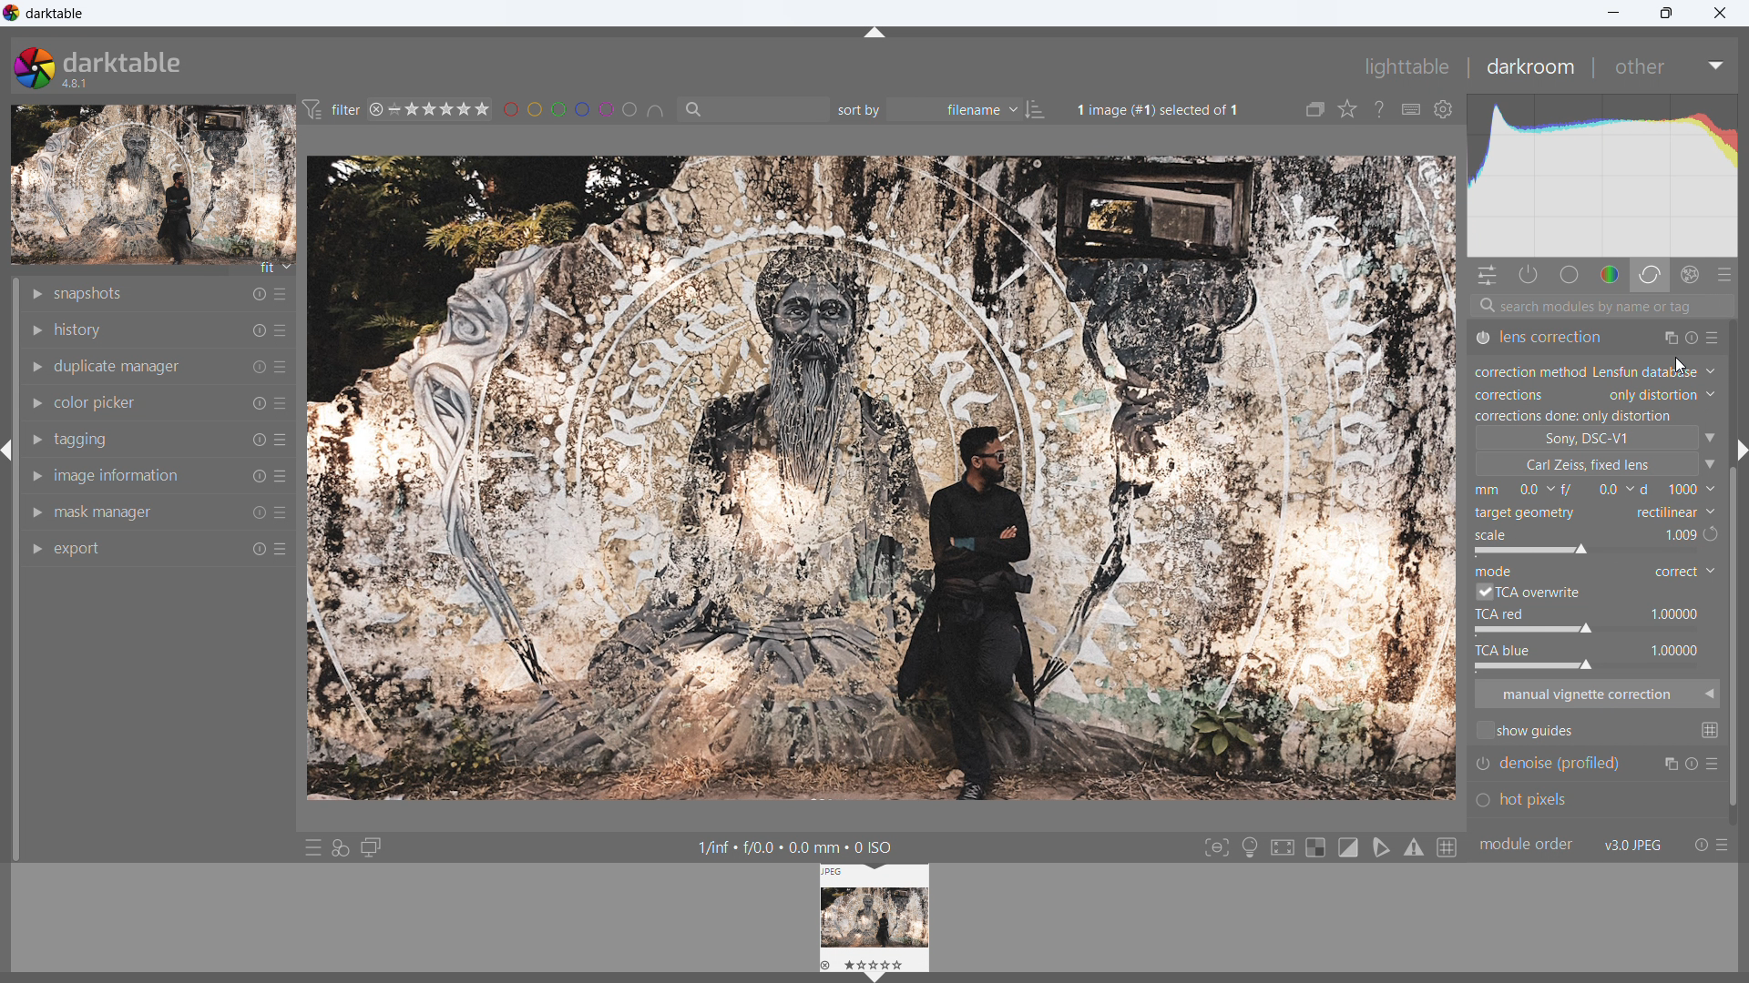 The width and height of the screenshot is (1749, 983). What do you see at coordinates (1380, 109) in the screenshot?
I see `enable this and click on a control element to get online help` at bounding box center [1380, 109].